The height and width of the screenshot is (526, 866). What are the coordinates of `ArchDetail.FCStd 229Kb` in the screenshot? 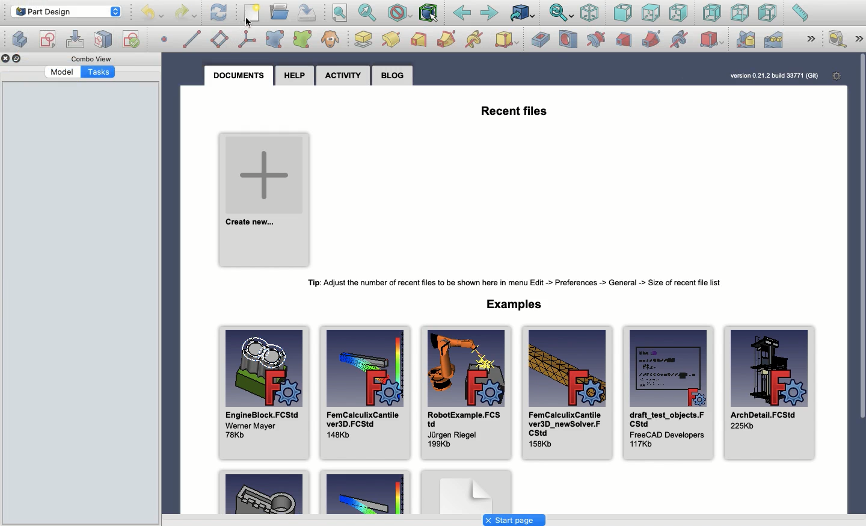 It's located at (770, 392).